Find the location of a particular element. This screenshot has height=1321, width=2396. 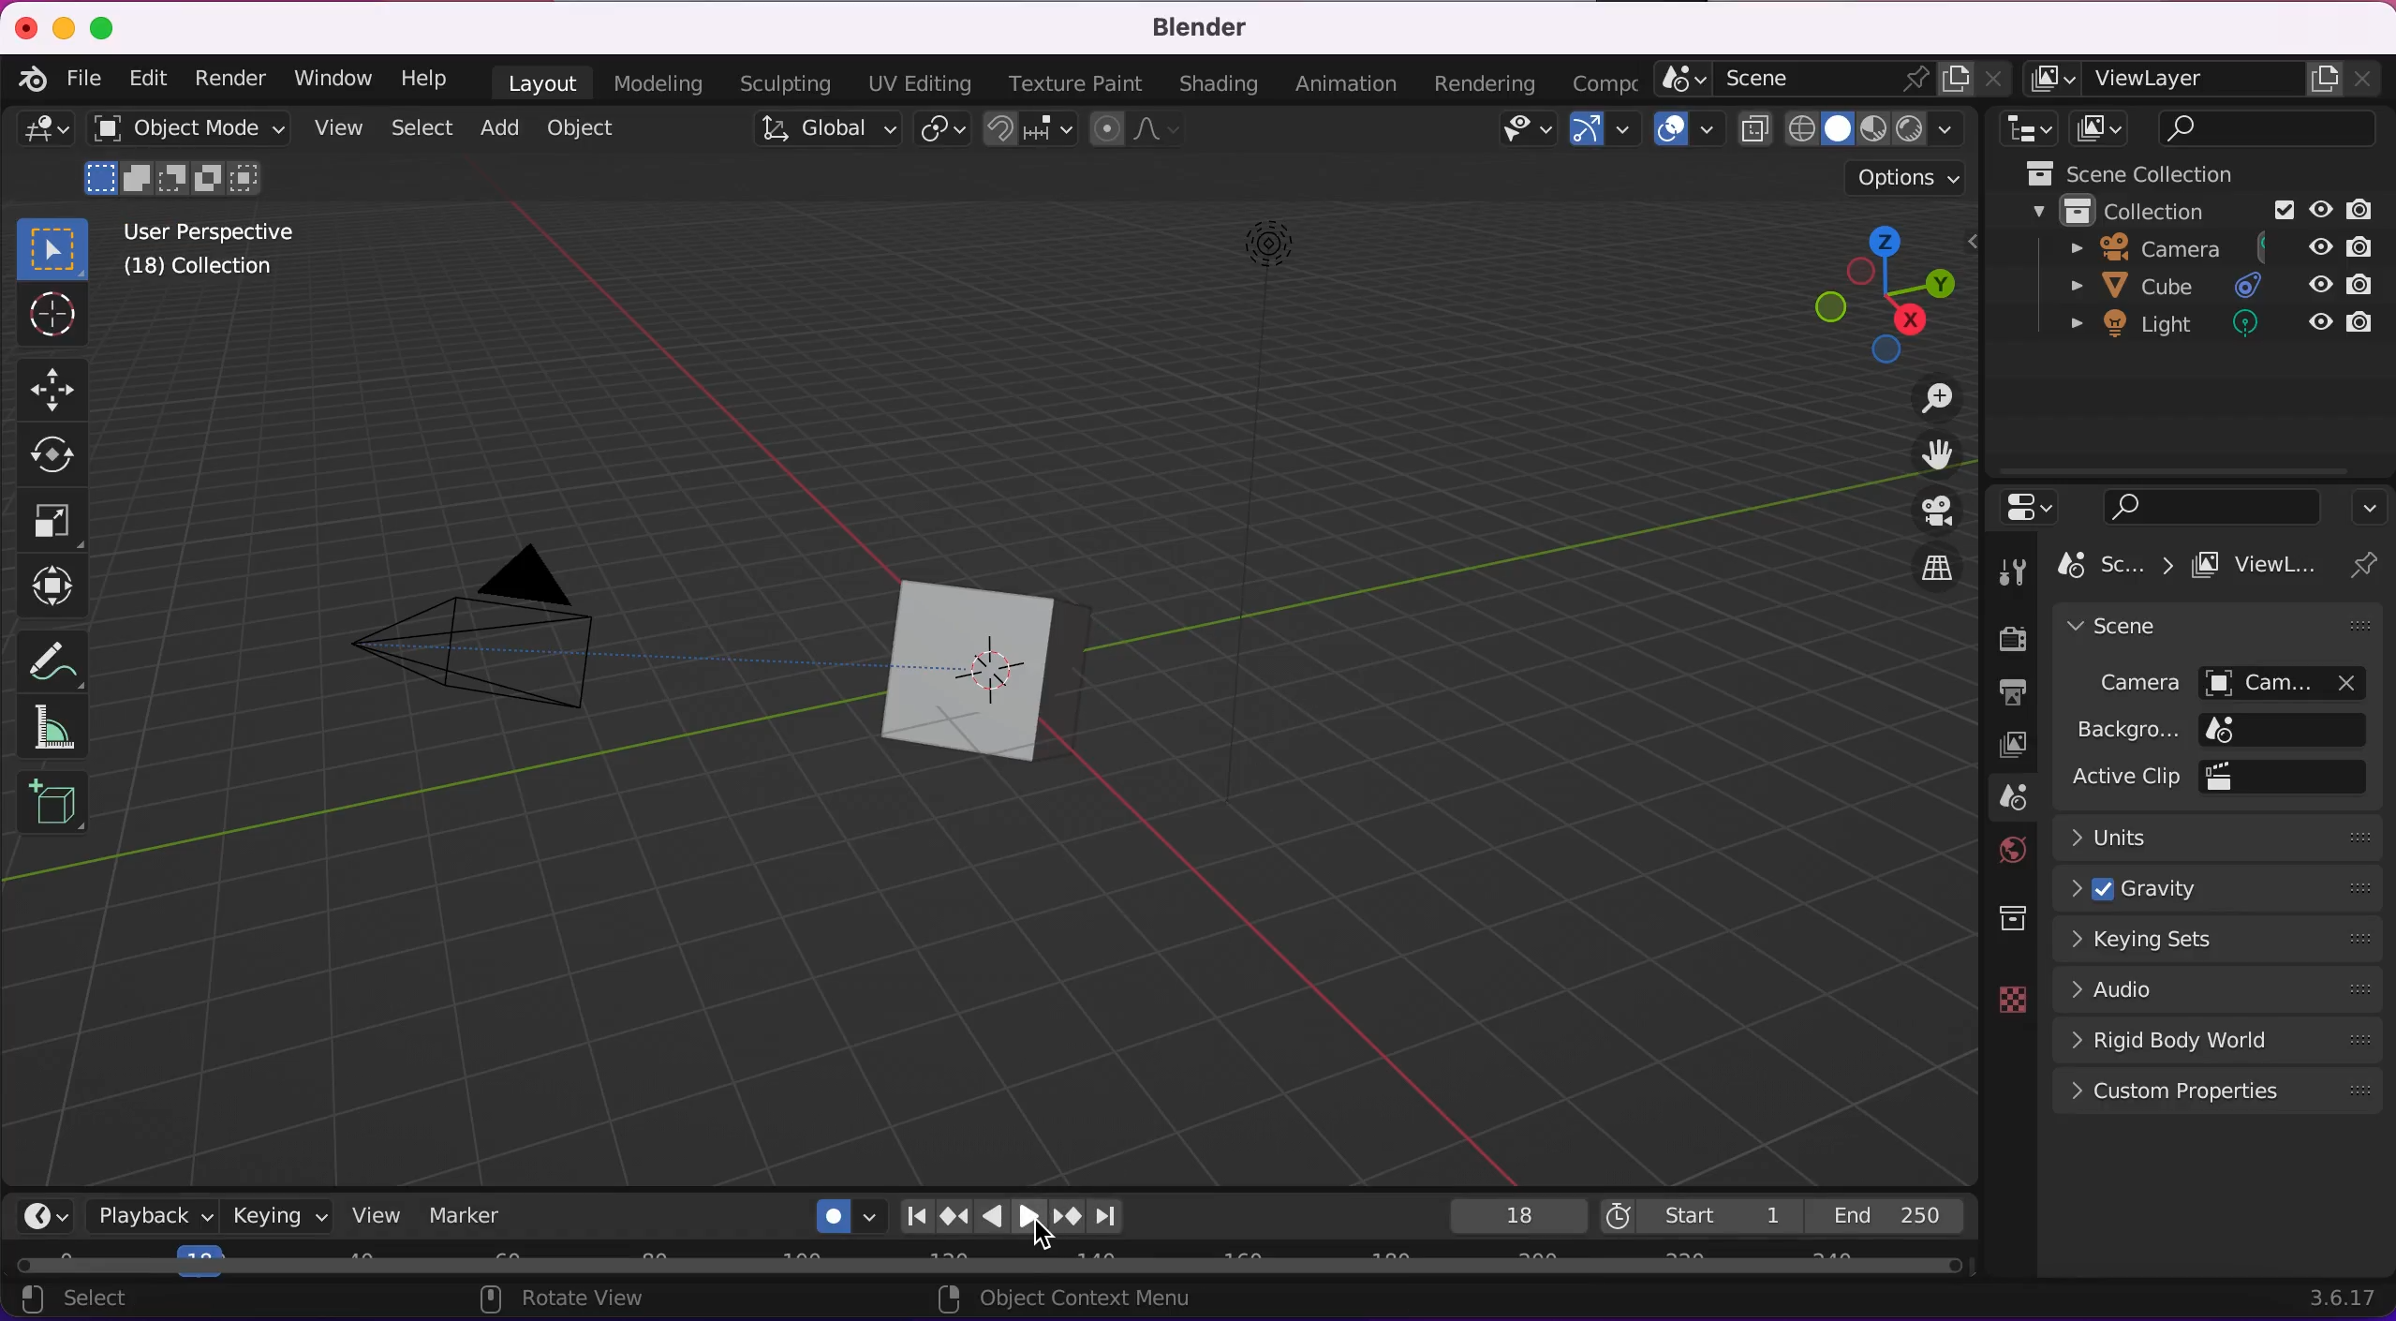

object mode is located at coordinates (185, 156).